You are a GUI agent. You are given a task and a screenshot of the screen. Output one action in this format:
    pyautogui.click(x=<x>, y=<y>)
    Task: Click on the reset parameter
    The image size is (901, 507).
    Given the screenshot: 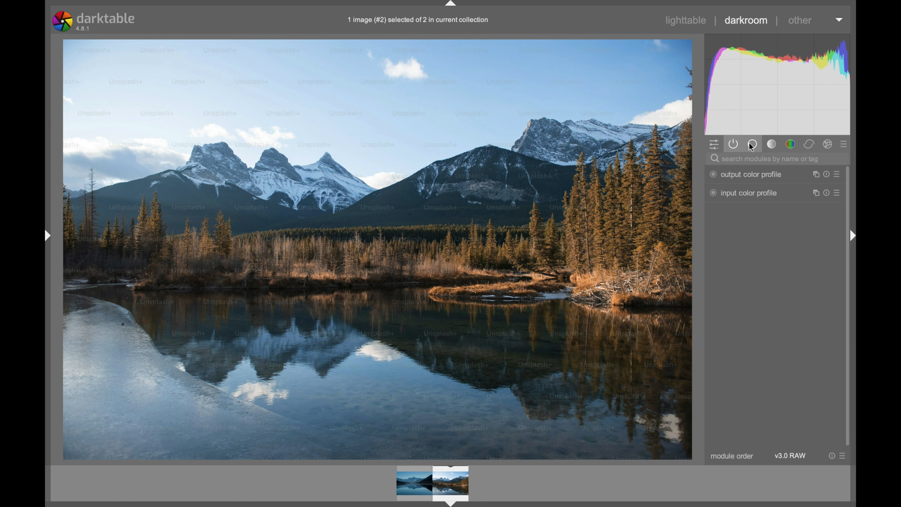 What is the action you would take?
    pyautogui.click(x=832, y=456)
    